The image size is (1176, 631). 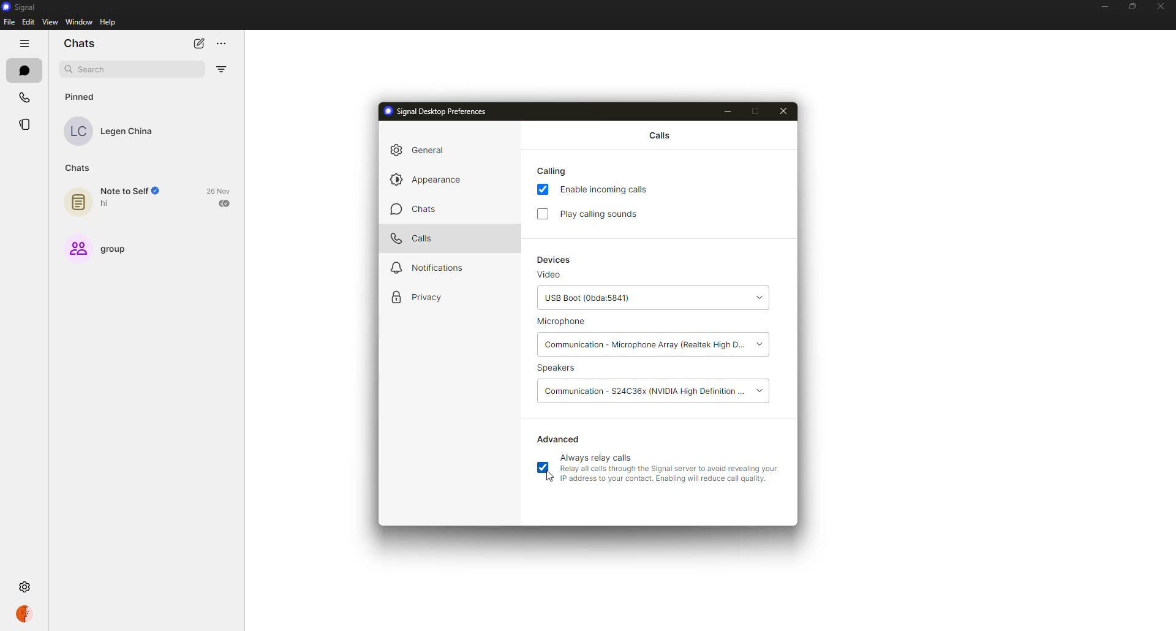 I want to click on more, so click(x=222, y=45).